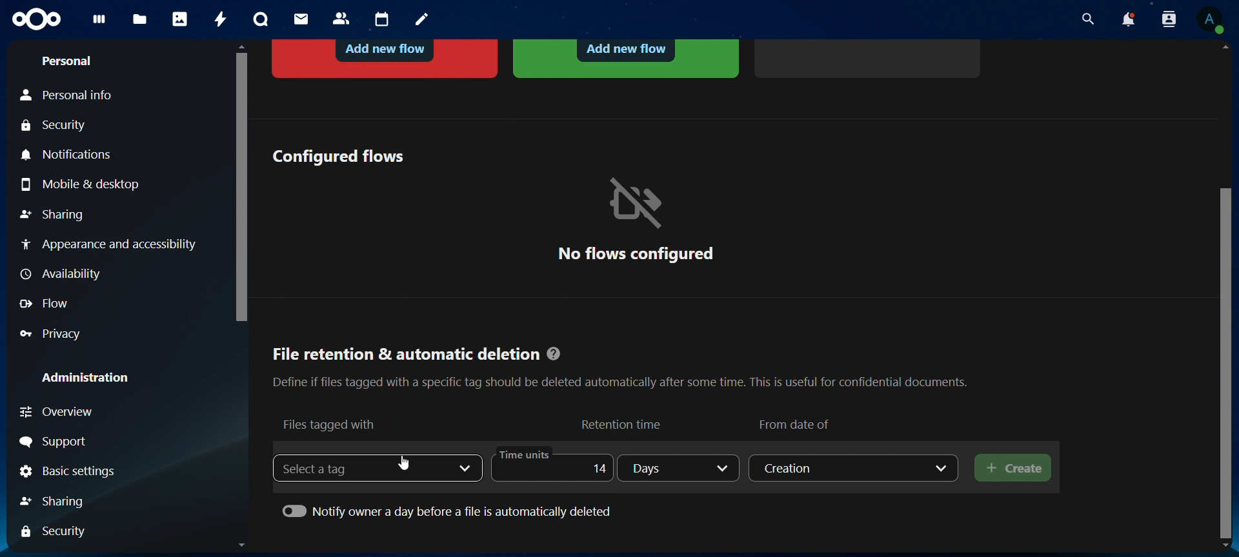 The width and height of the screenshot is (1239, 557). What do you see at coordinates (84, 184) in the screenshot?
I see `mobile & desktop` at bounding box center [84, 184].